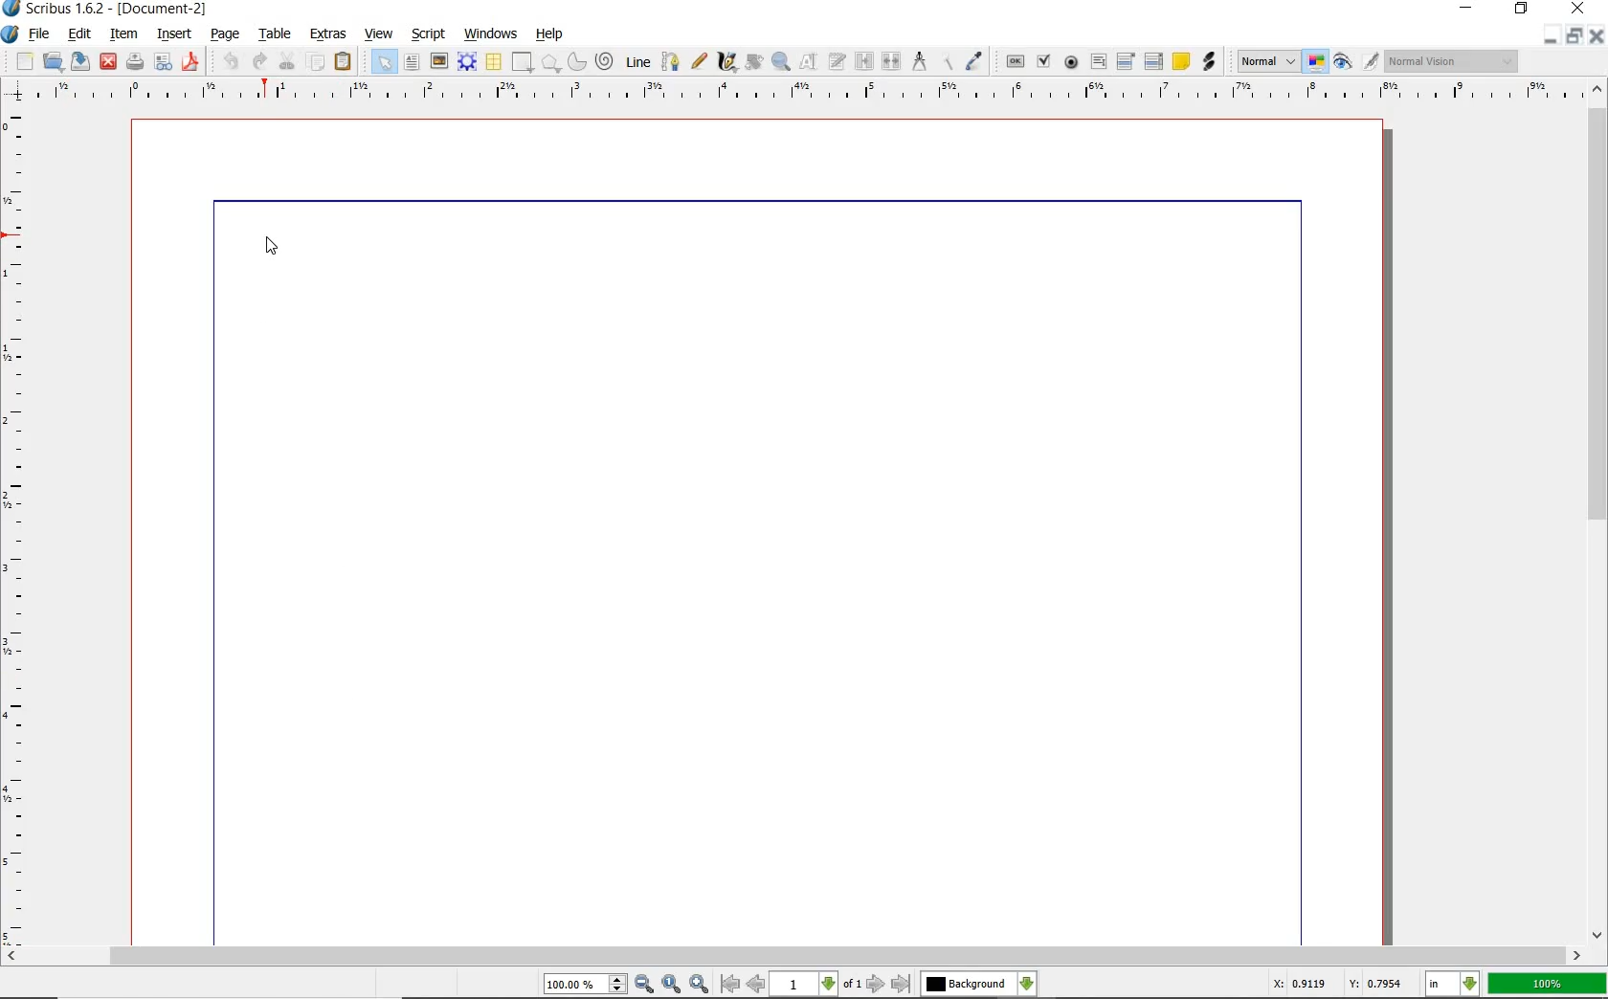 This screenshot has width=1608, height=999. Describe the element at coordinates (1370, 61) in the screenshot. I see `edit in preview mode` at that location.